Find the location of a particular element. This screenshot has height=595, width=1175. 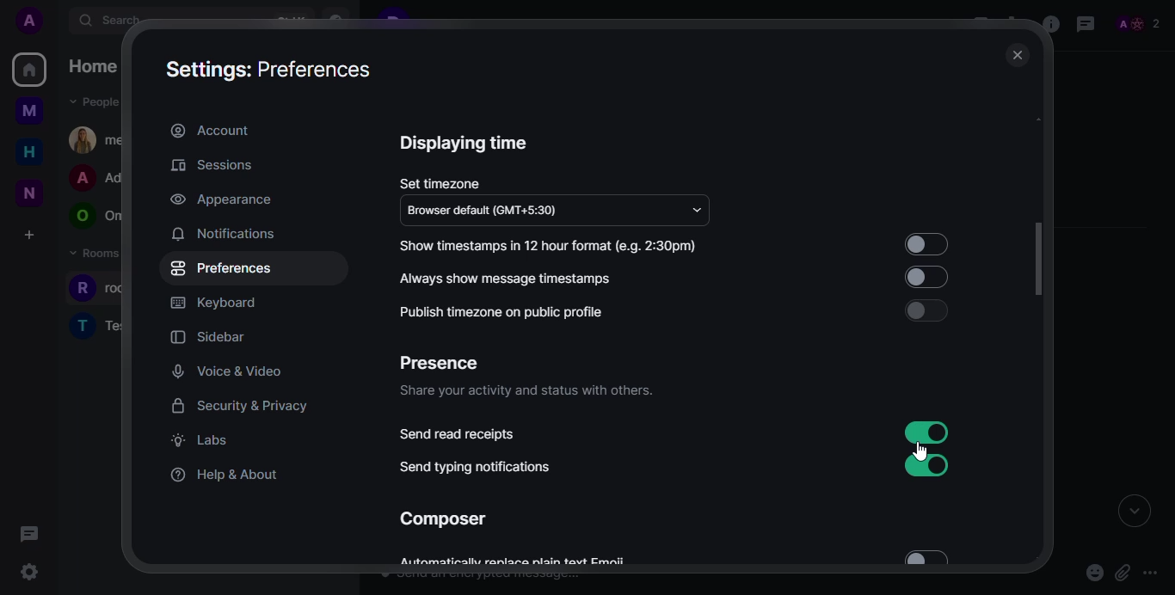

keyboard is located at coordinates (213, 303).